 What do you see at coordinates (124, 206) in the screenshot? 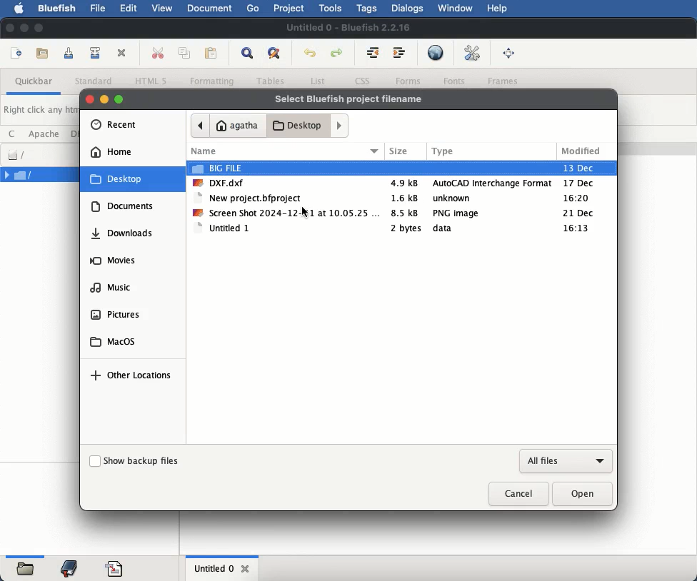
I see `documents` at bounding box center [124, 206].